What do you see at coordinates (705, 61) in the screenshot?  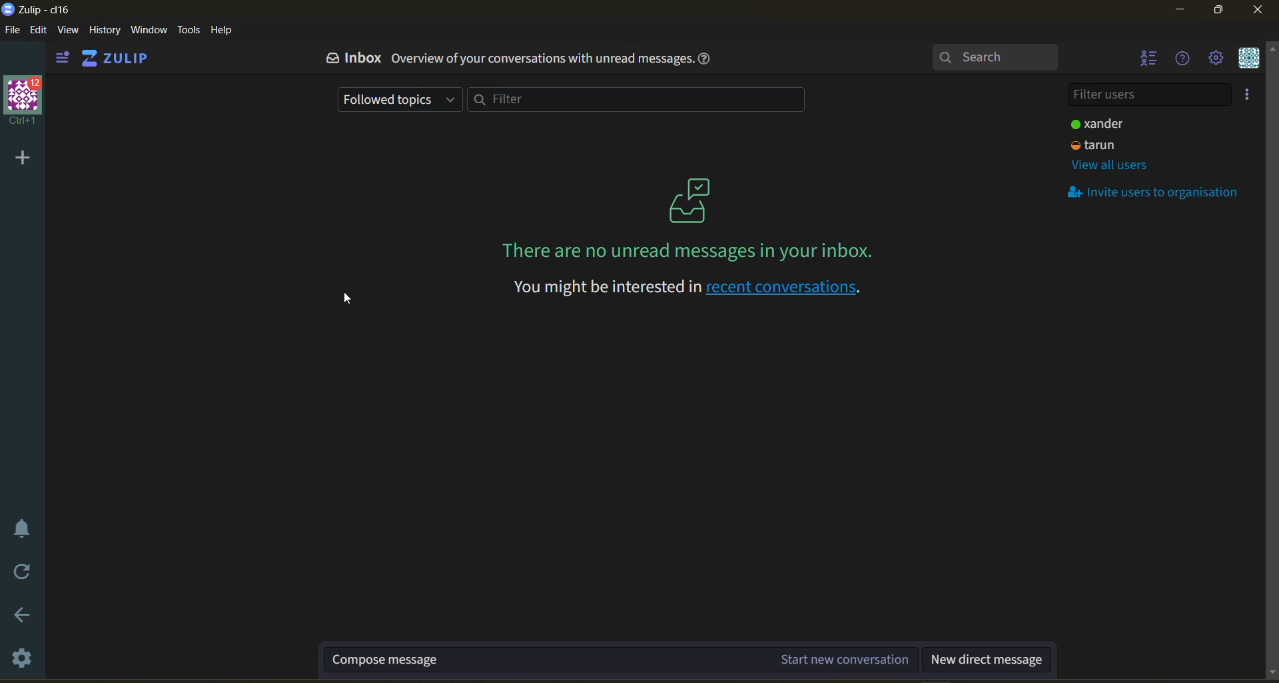 I see `help` at bounding box center [705, 61].